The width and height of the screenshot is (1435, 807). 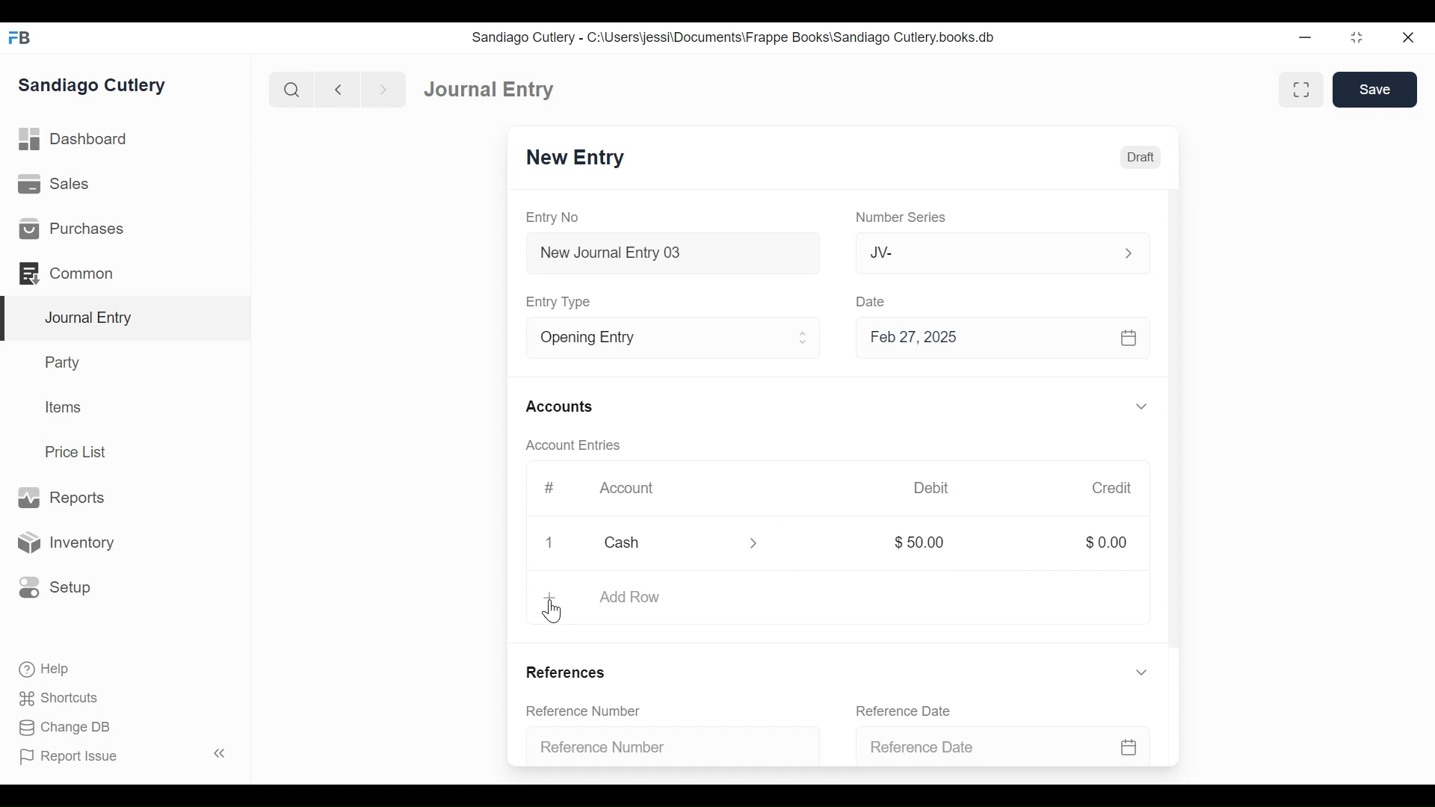 I want to click on Navigate forward, so click(x=383, y=90).